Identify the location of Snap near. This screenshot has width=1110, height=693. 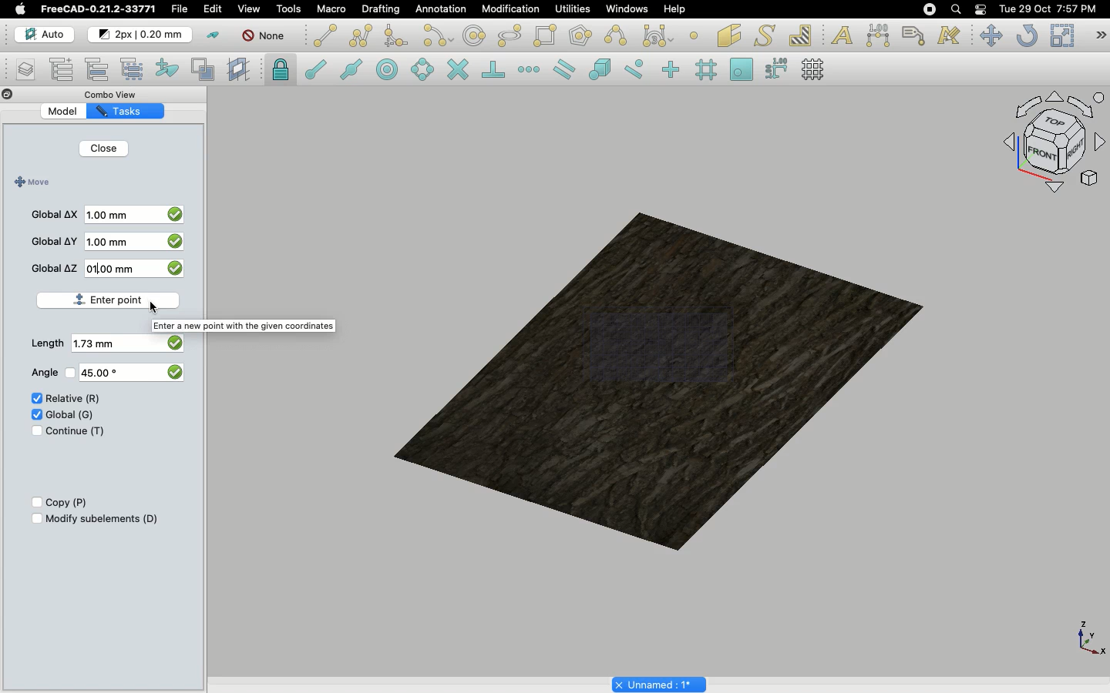
(638, 69).